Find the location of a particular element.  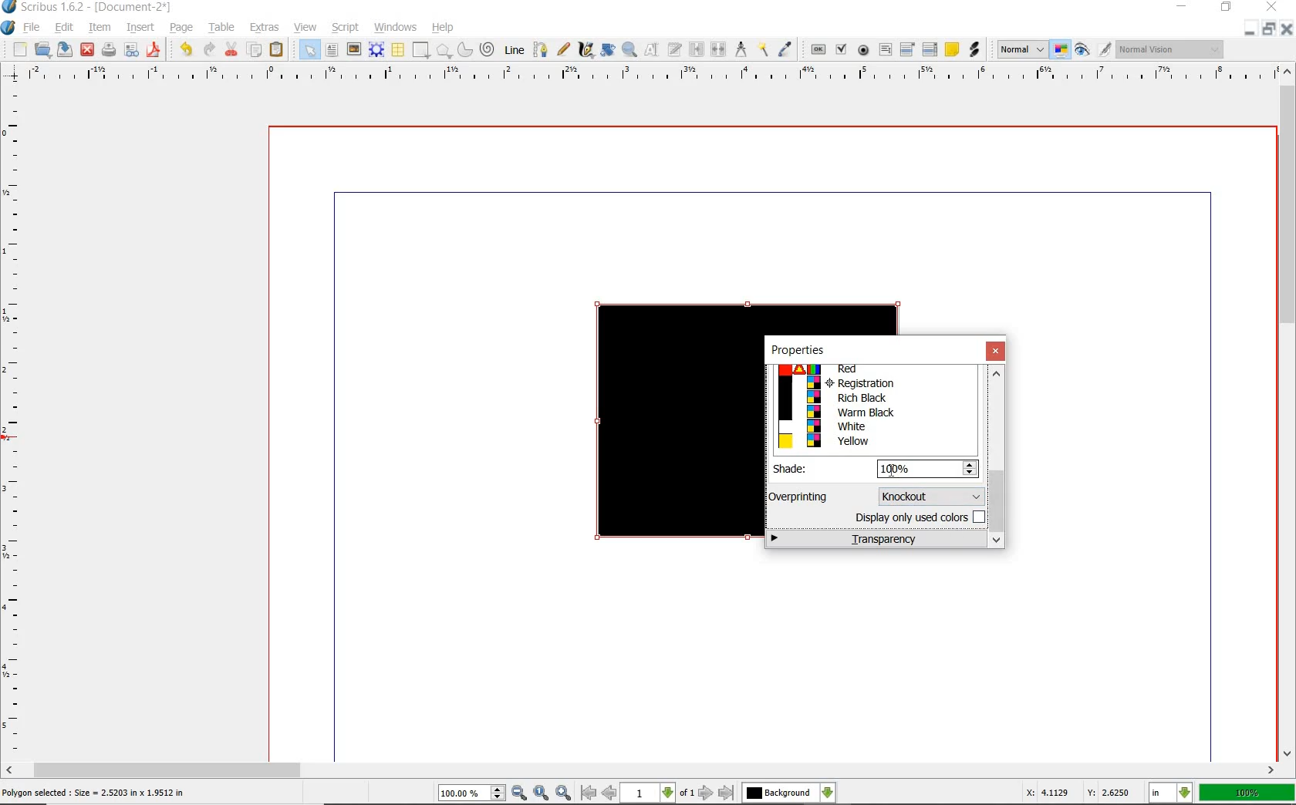

preflight verifier is located at coordinates (132, 50).